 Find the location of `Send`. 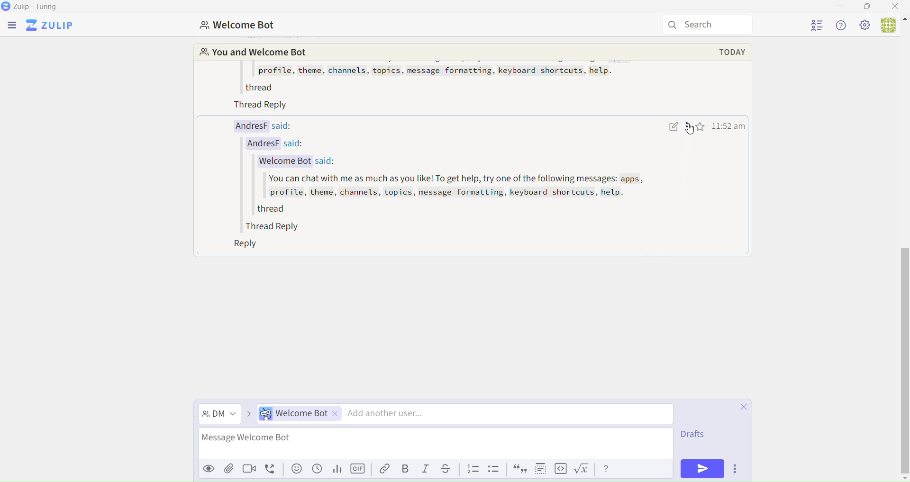

Send is located at coordinates (701, 470).